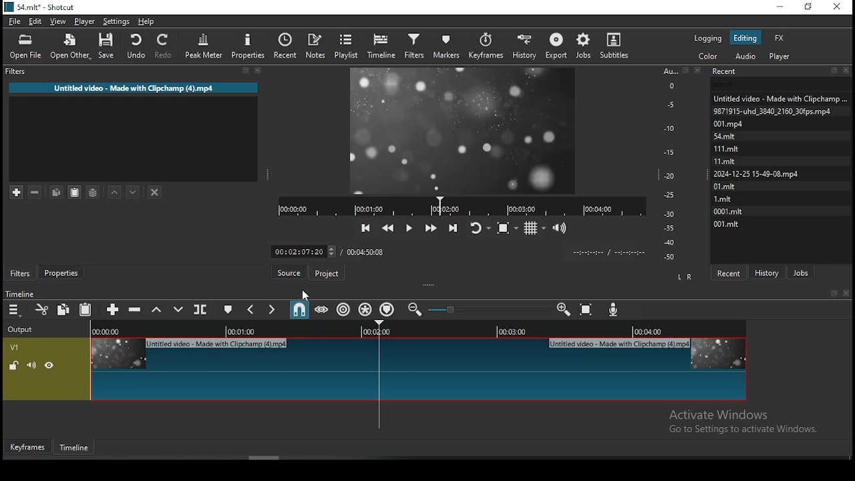 This screenshot has height=481, width=855. What do you see at coordinates (780, 71) in the screenshot?
I see `Recent` at bounding box center [780, 71].